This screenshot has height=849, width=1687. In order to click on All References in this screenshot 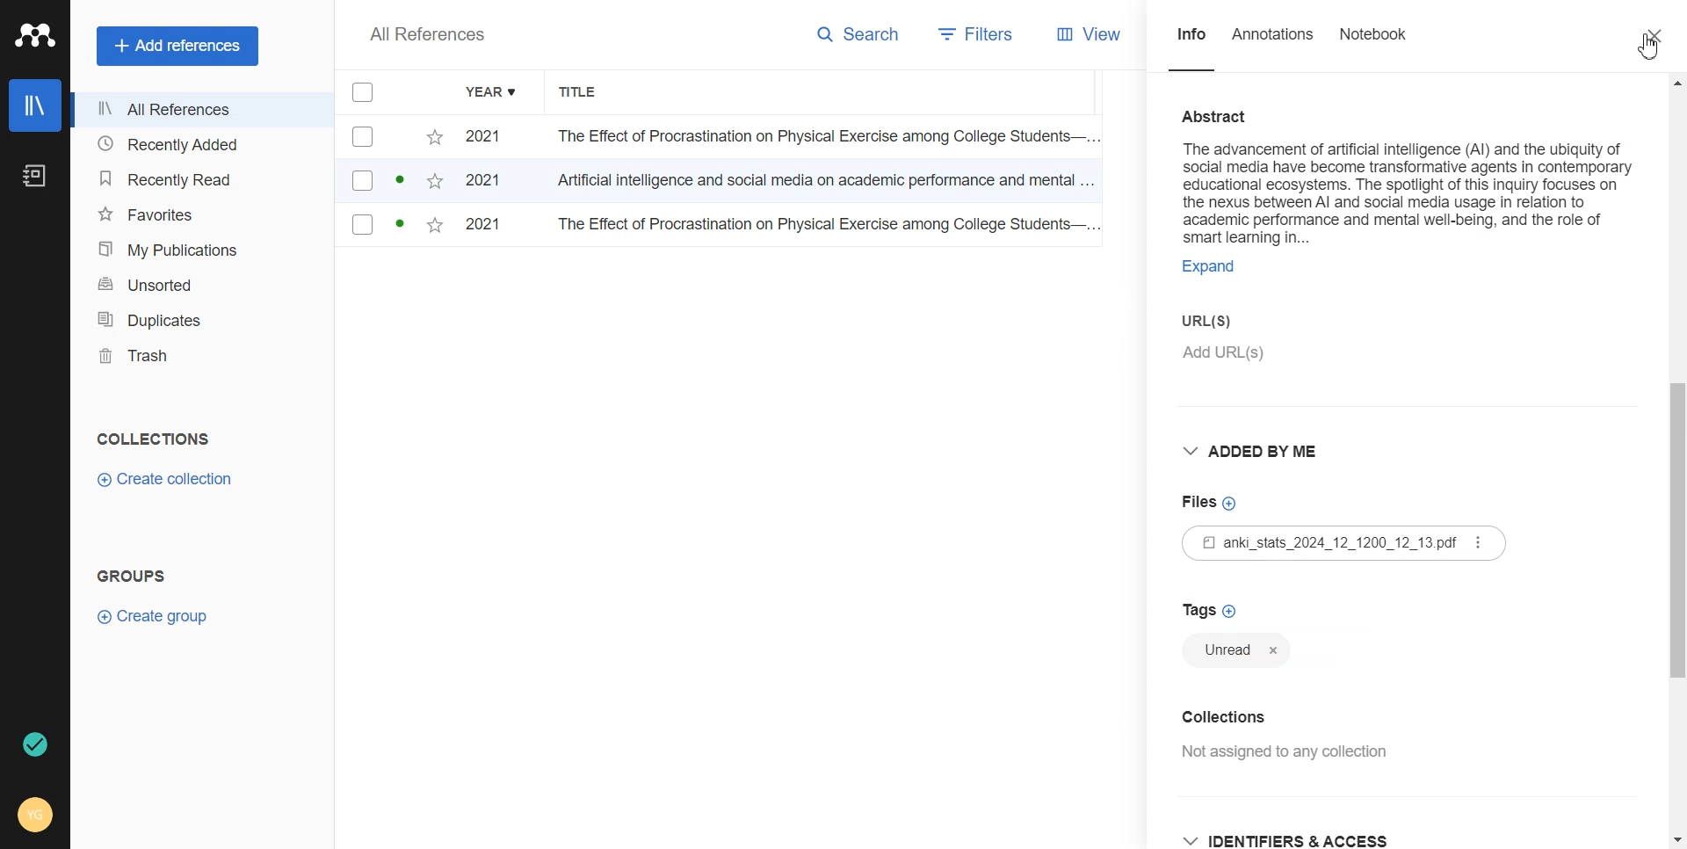, I will do `click(427, 34)`.